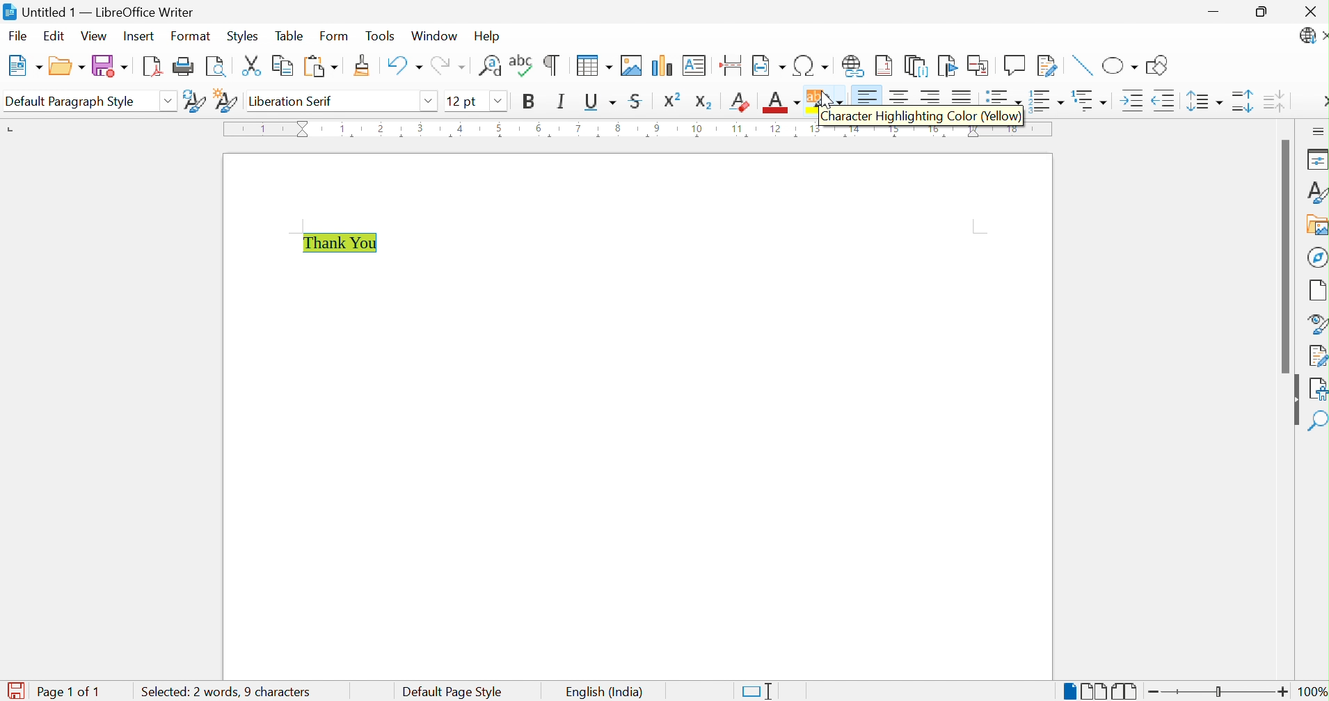  I want to click on Sidebar Settings, so click(1318, 131).